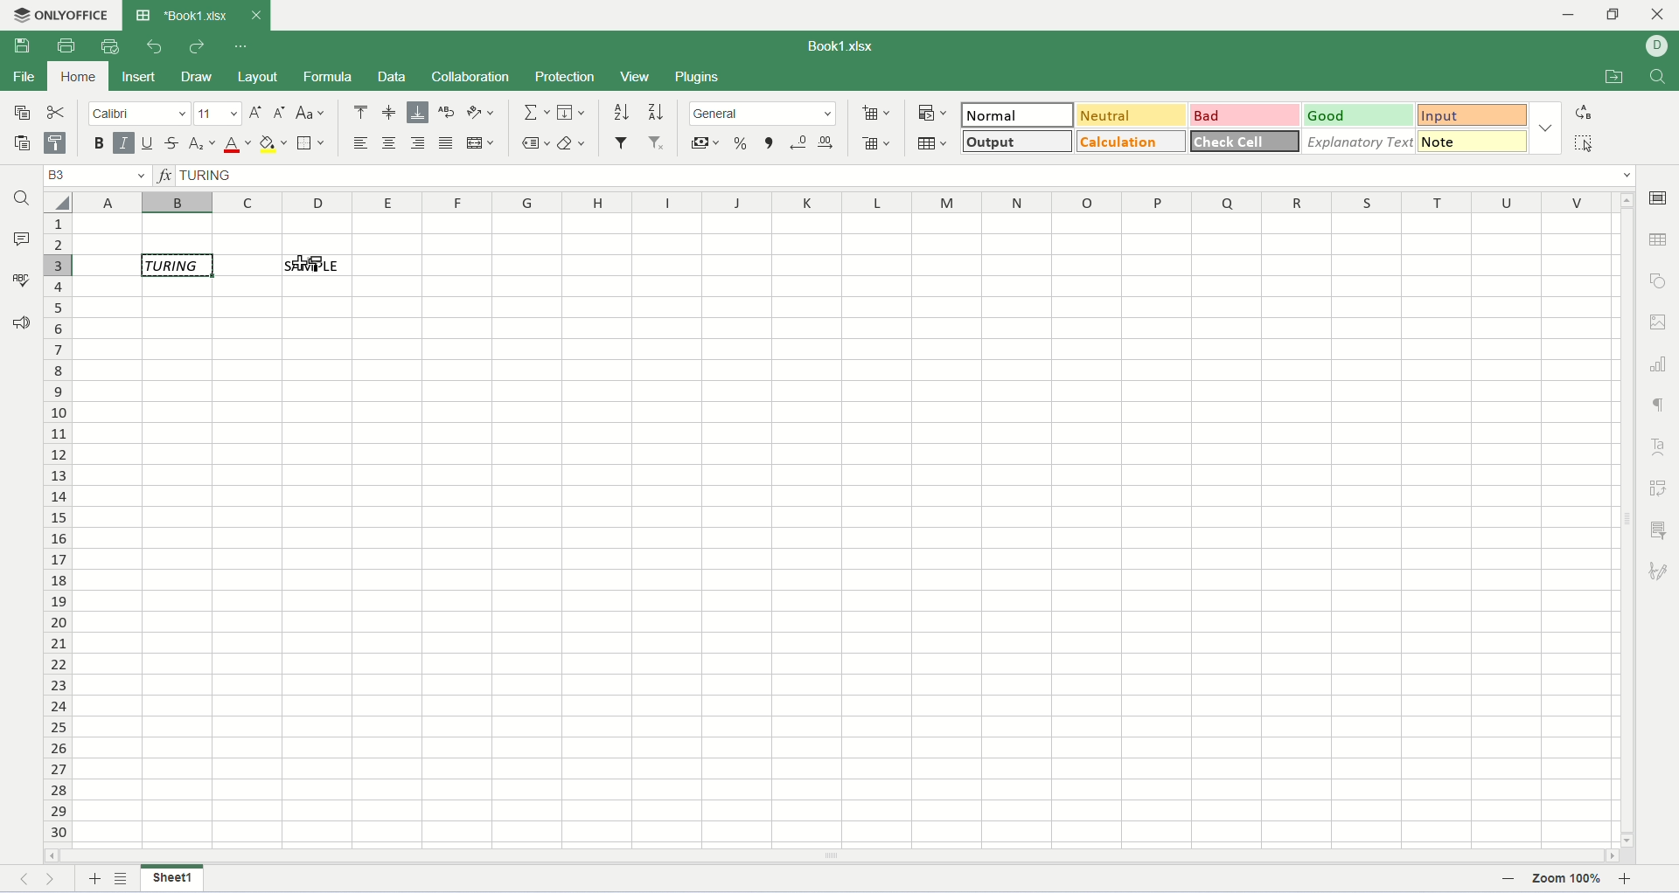 This screenshot has height=893, width=1679. I want to click on clear, so click(572, 143).